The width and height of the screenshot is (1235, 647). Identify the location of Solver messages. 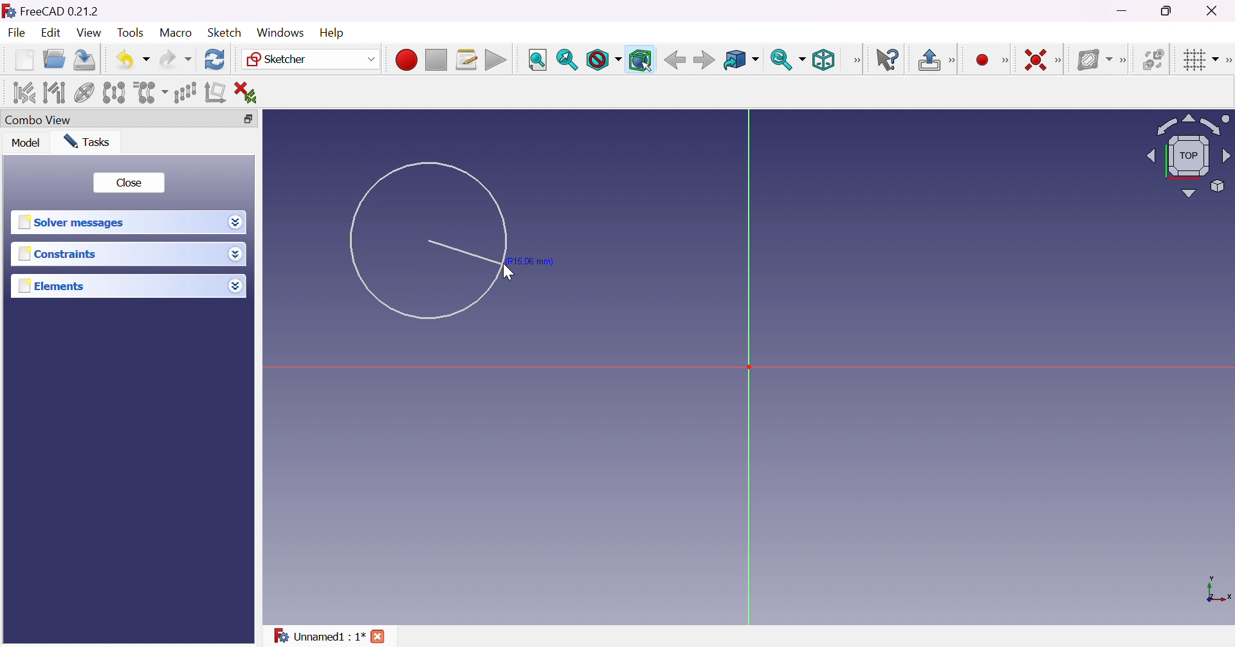
(71, 223).